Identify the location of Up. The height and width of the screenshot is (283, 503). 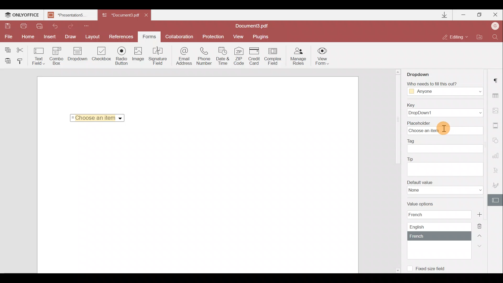
(481, 235).